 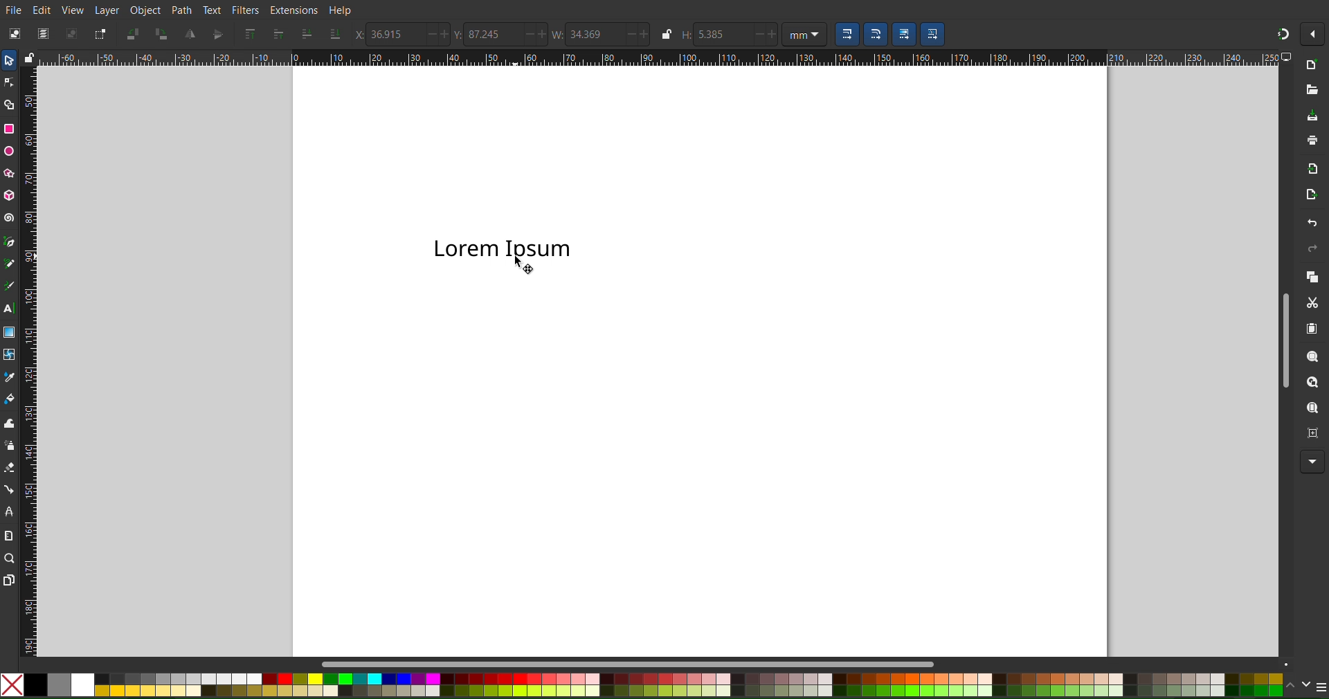 I want to click on Text, so click(x=504, y=248).